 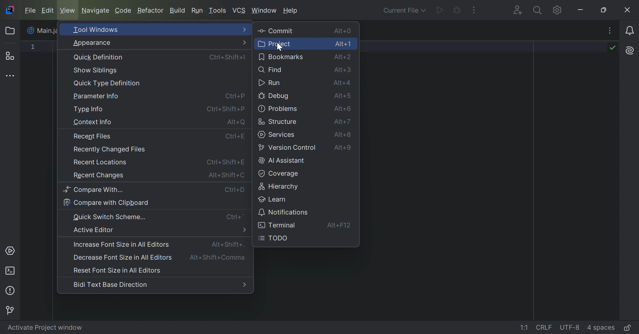 I want to click on Alt+9, so click(x=344, y=149).